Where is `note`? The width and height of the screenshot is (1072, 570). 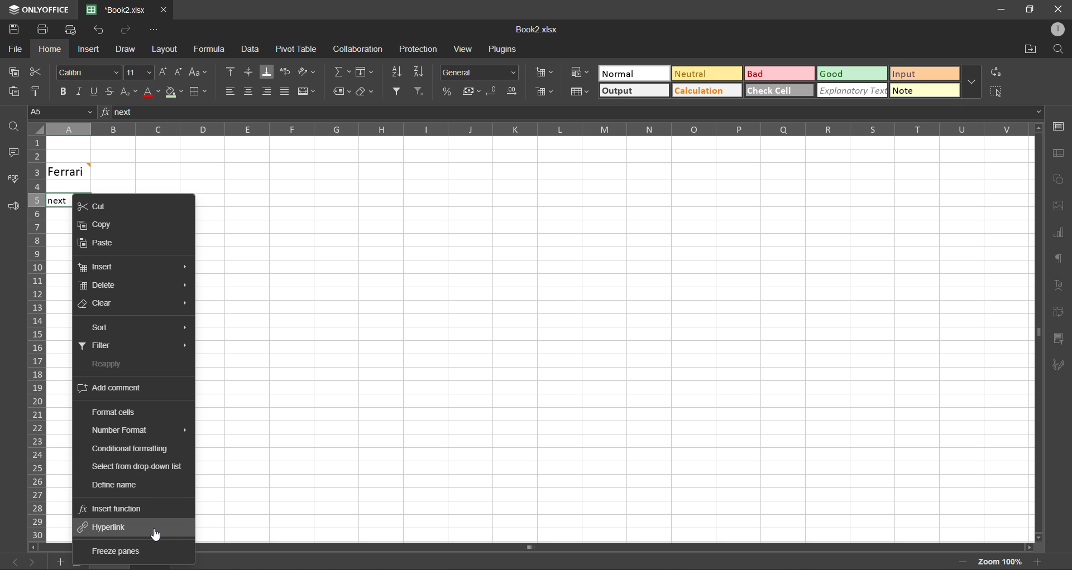
note is located at coordinates (918, 92).